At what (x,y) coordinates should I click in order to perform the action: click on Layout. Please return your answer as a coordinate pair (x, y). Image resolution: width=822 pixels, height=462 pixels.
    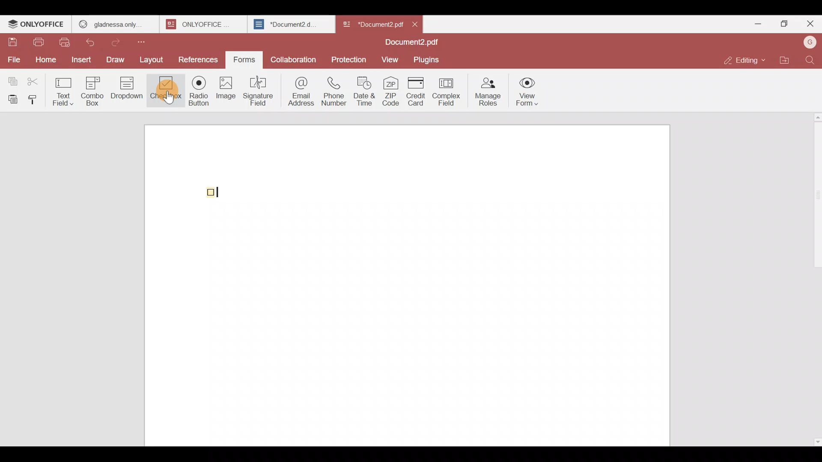
    Looking at the image, I should click on (155, 59).